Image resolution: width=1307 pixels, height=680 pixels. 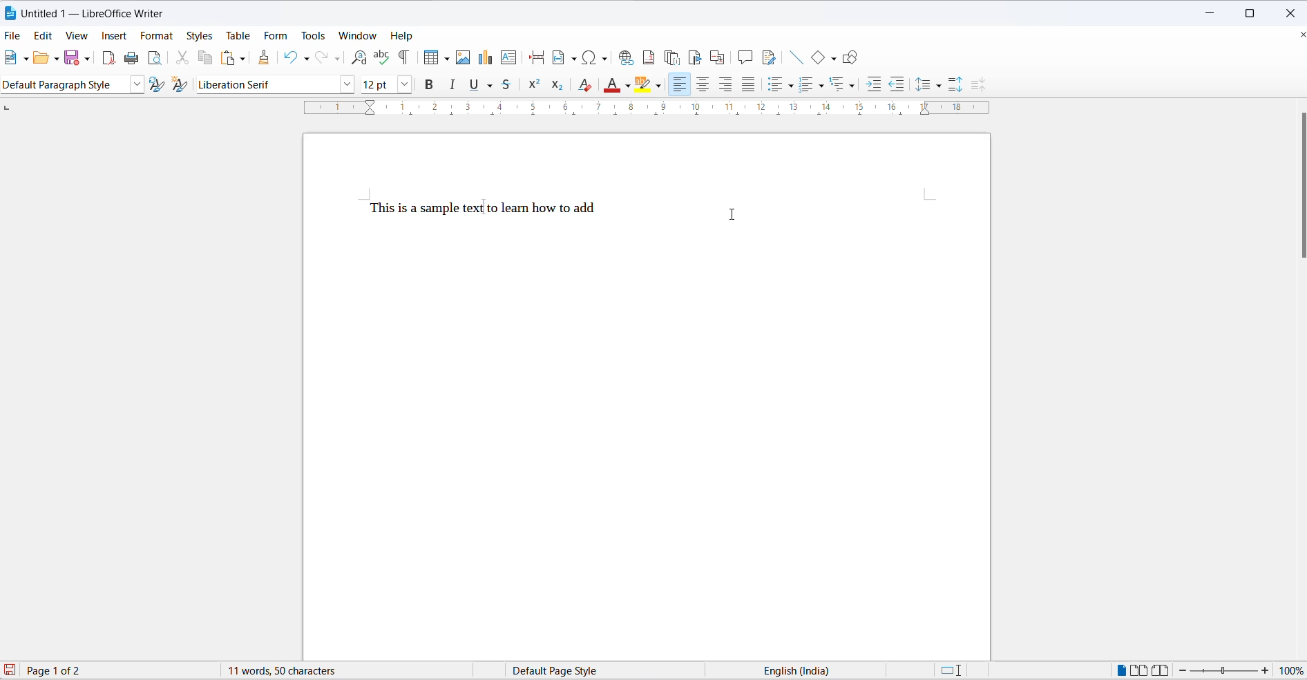 I want to click on minimze, so click(x=1212, y=10).